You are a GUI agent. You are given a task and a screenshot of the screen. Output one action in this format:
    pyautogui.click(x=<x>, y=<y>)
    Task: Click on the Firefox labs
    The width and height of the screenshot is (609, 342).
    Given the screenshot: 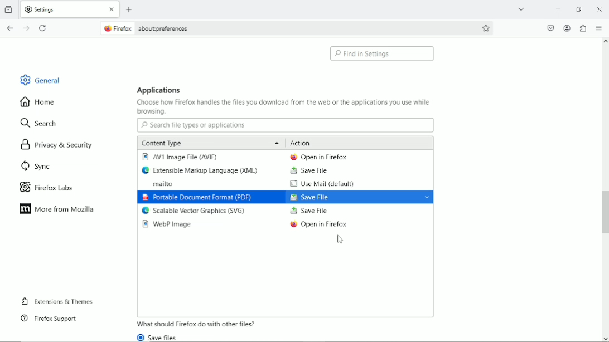 What is the action you would take?
    pyautogui.click(x=51, y=187)
    